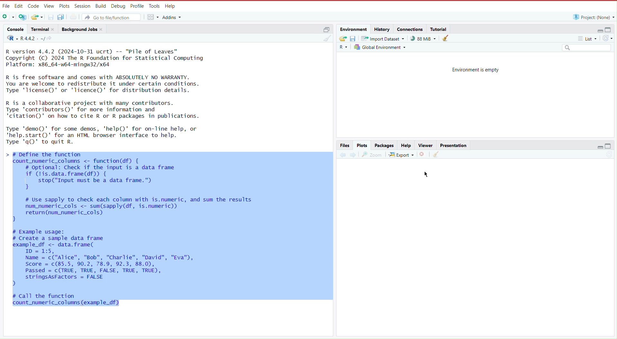 The width and height of the screenshot is (617, 339). Describe the element at coordinates (447, 38) in the screenshot. I see `Clear console (Ctrl +L)` at that location.